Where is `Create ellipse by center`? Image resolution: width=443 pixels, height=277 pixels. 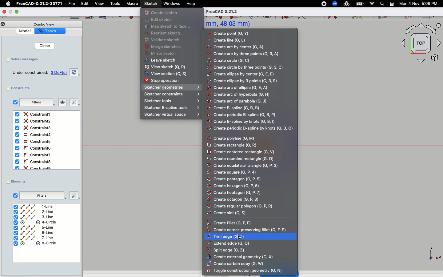 Create ellipse by center is located at coordinates (241, 75).